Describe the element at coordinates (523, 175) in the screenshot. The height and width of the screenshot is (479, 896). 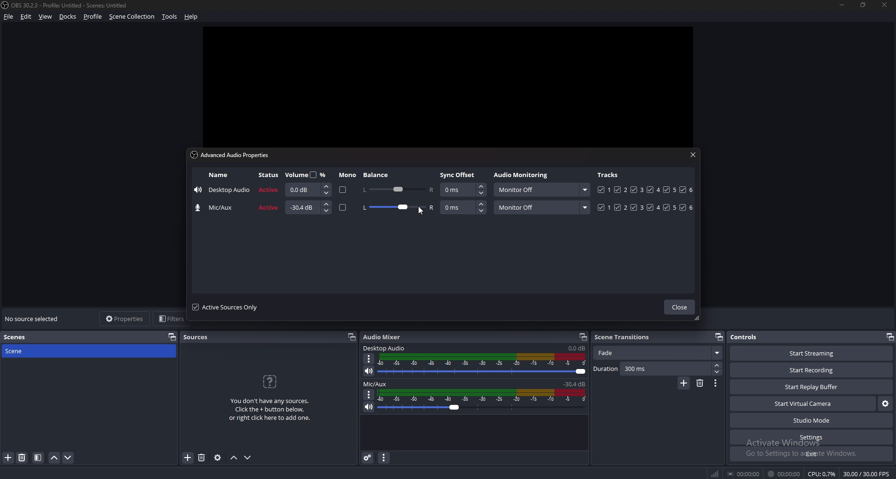
I see `audio monitoring` at that location.